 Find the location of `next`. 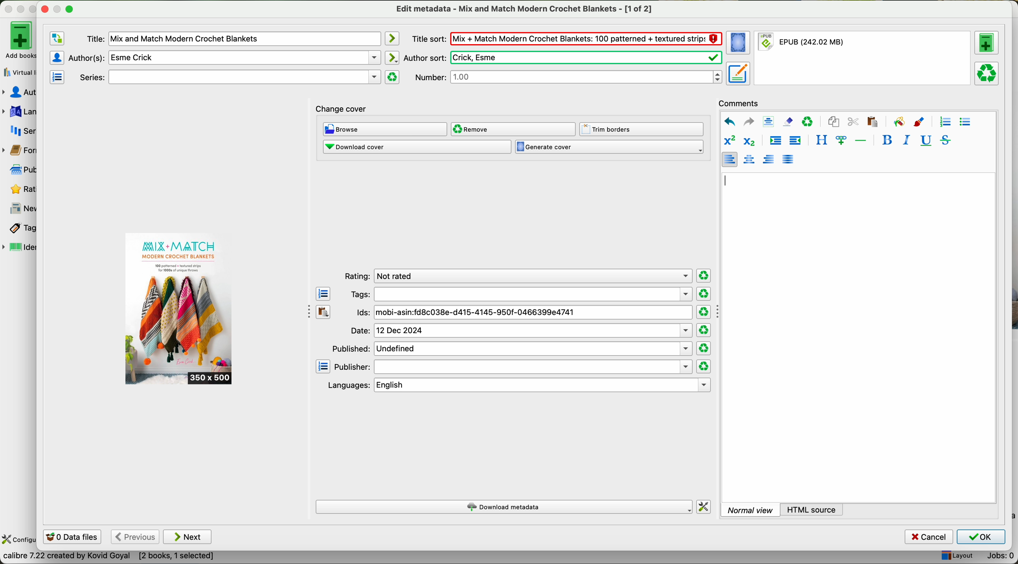

next is located at coordinates (188, 537).